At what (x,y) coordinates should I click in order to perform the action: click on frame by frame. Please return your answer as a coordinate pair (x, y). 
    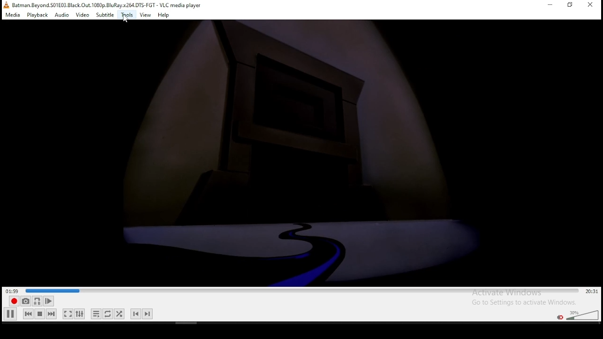
    Looking at the image, I should click on (47, 301).